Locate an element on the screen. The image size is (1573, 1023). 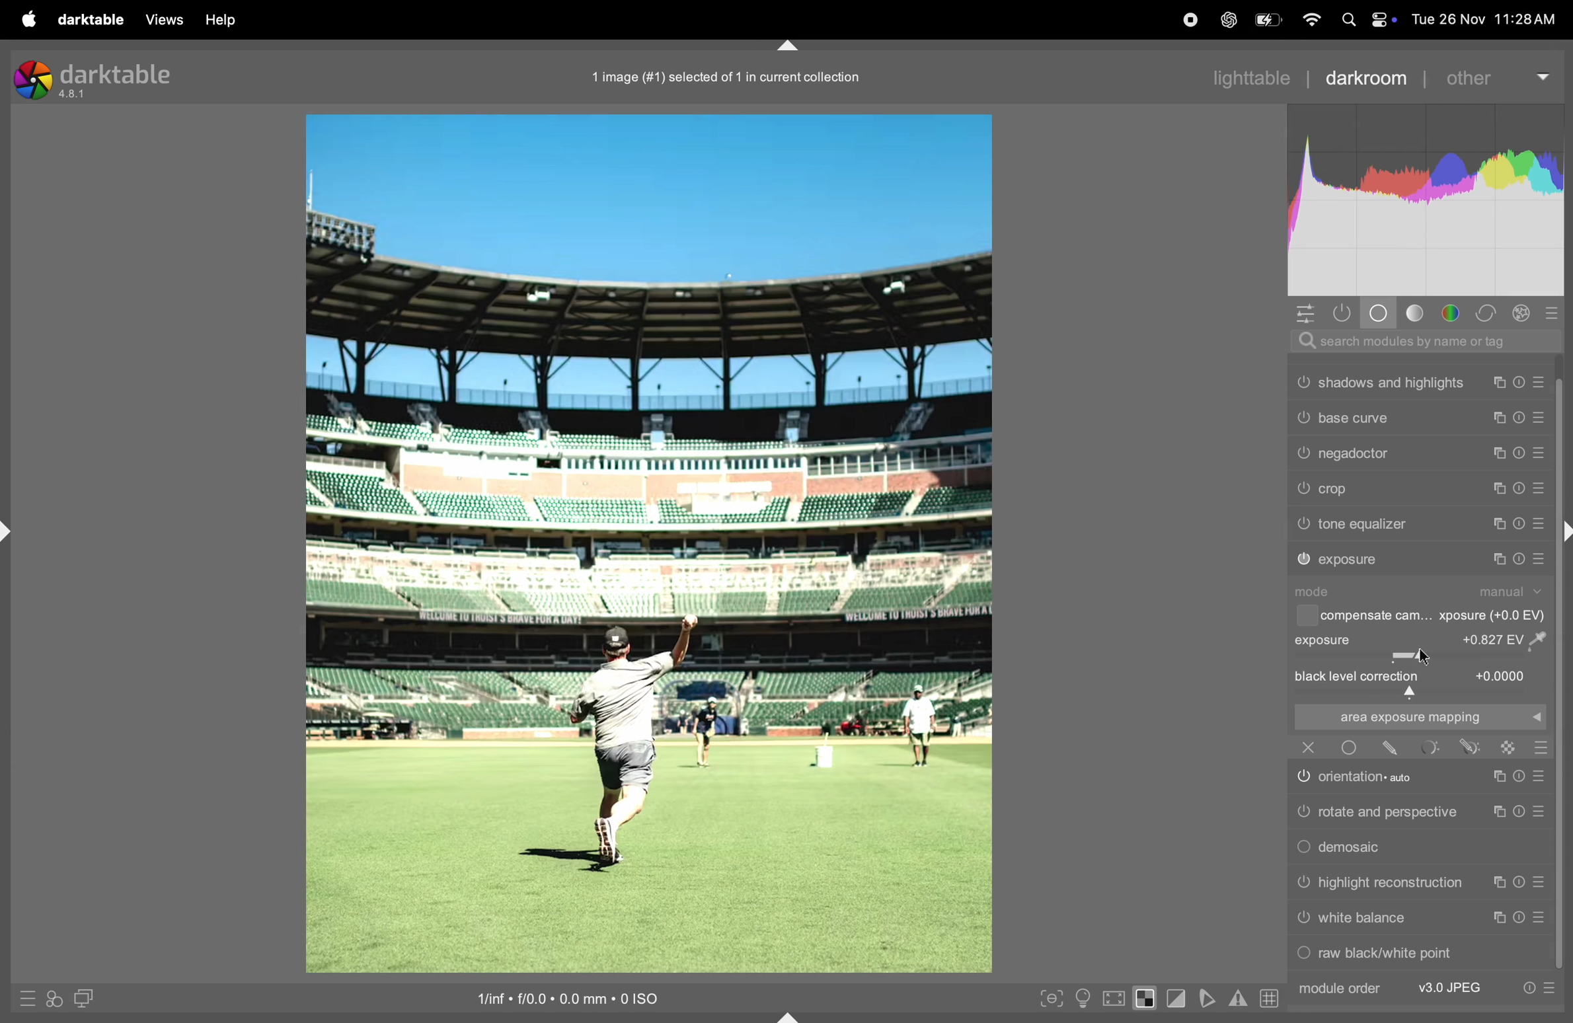
quick access is located at coordinates (54, 1000).